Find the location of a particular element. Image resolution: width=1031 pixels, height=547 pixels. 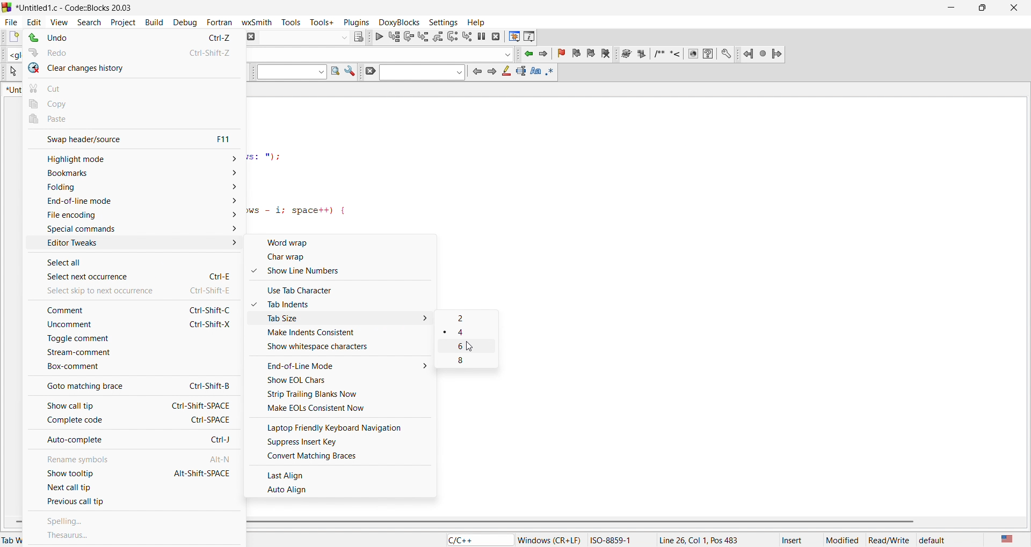

last align is located at coordinates (343, 472).